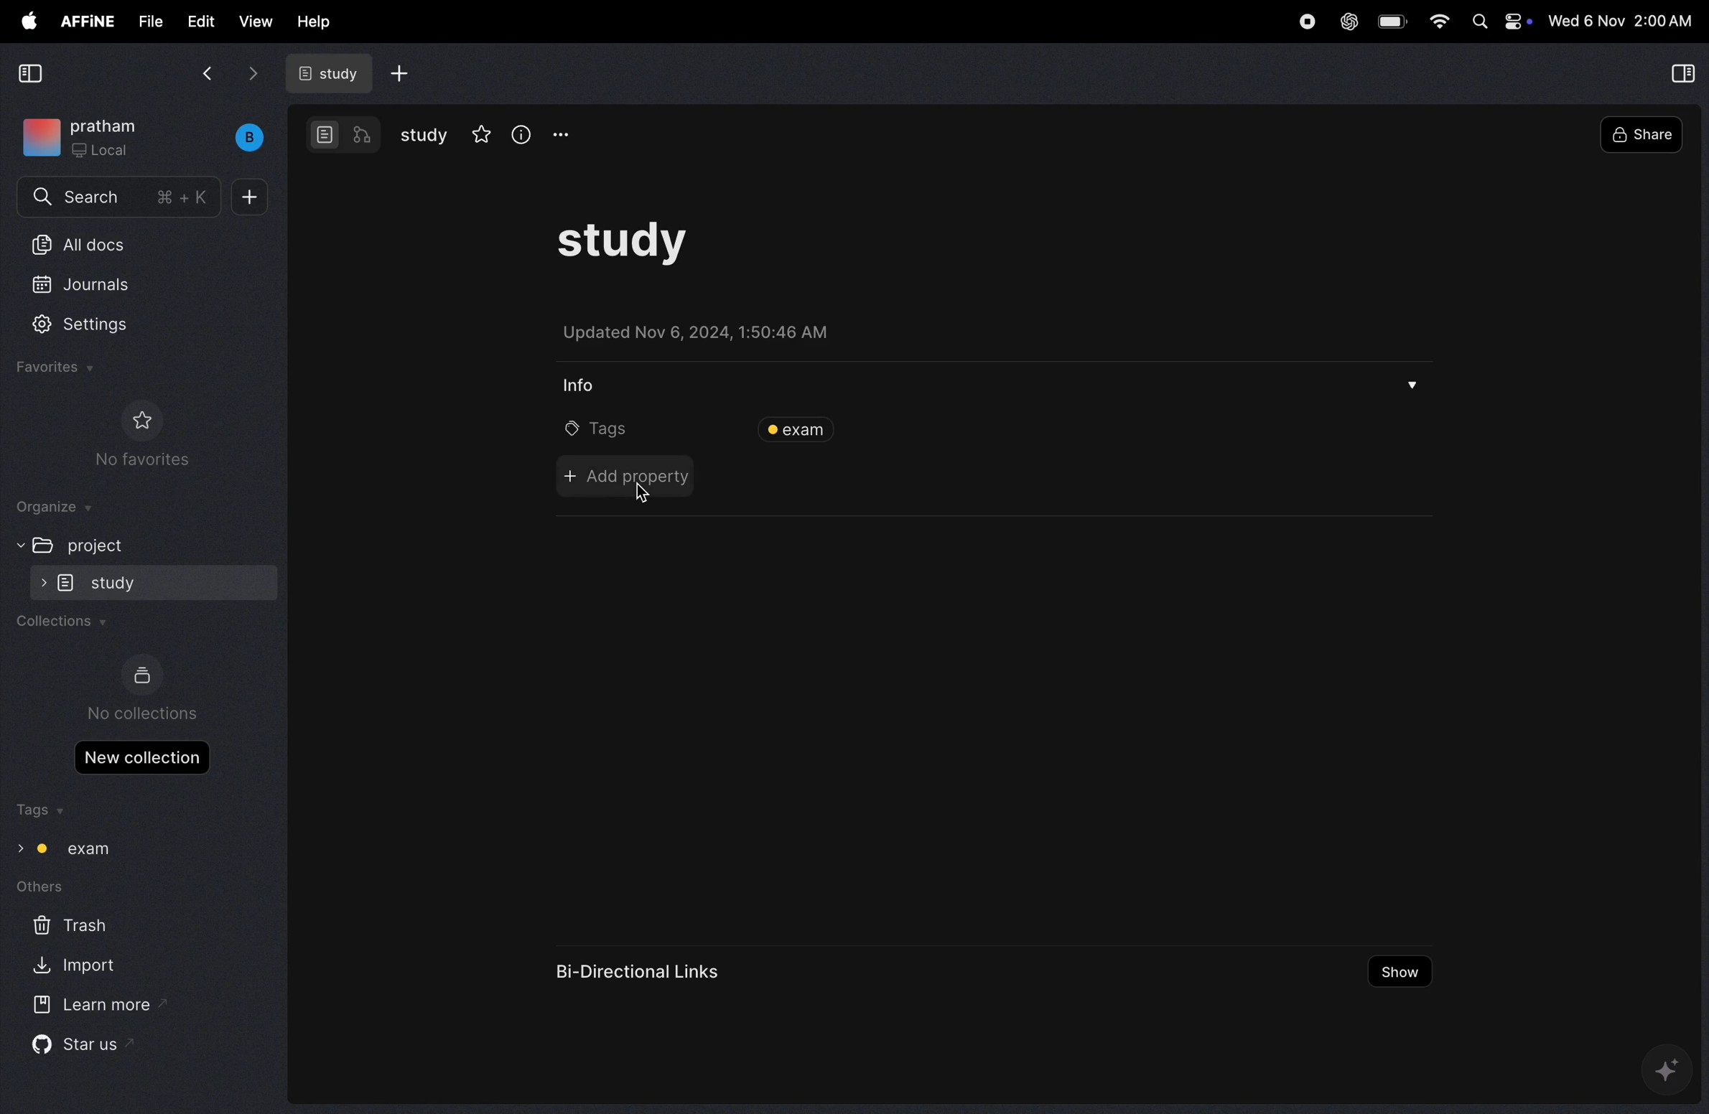  I want to click on show, so click(1400, 972).